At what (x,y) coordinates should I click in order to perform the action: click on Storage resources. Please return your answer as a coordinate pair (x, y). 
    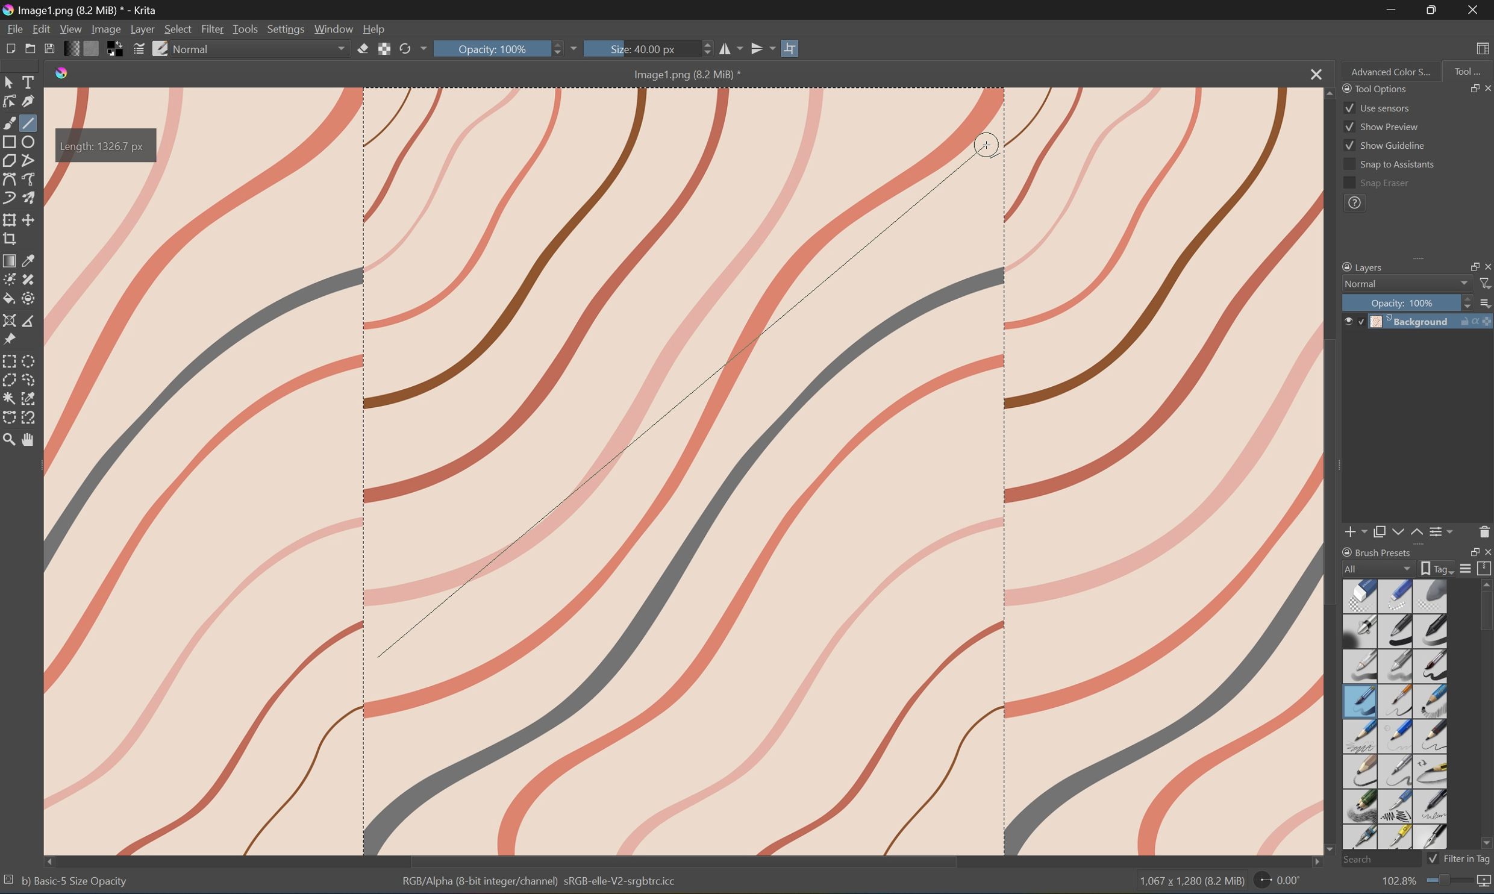
    Looking at the image, I should click on (1485, 568).